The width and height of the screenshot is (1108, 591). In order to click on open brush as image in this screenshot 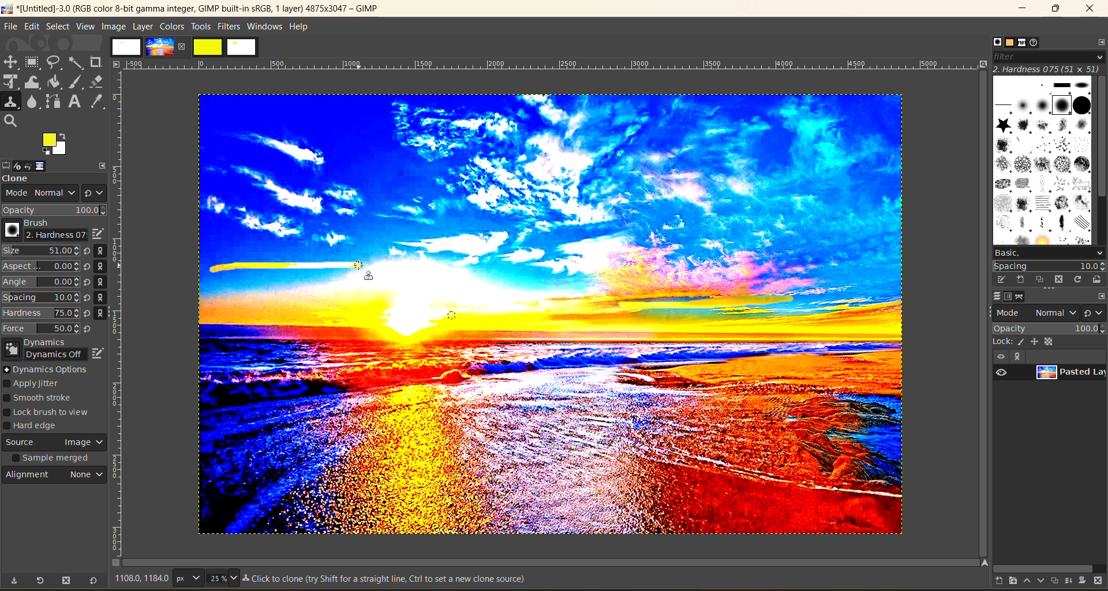, I will do `click(1095, 280)`.